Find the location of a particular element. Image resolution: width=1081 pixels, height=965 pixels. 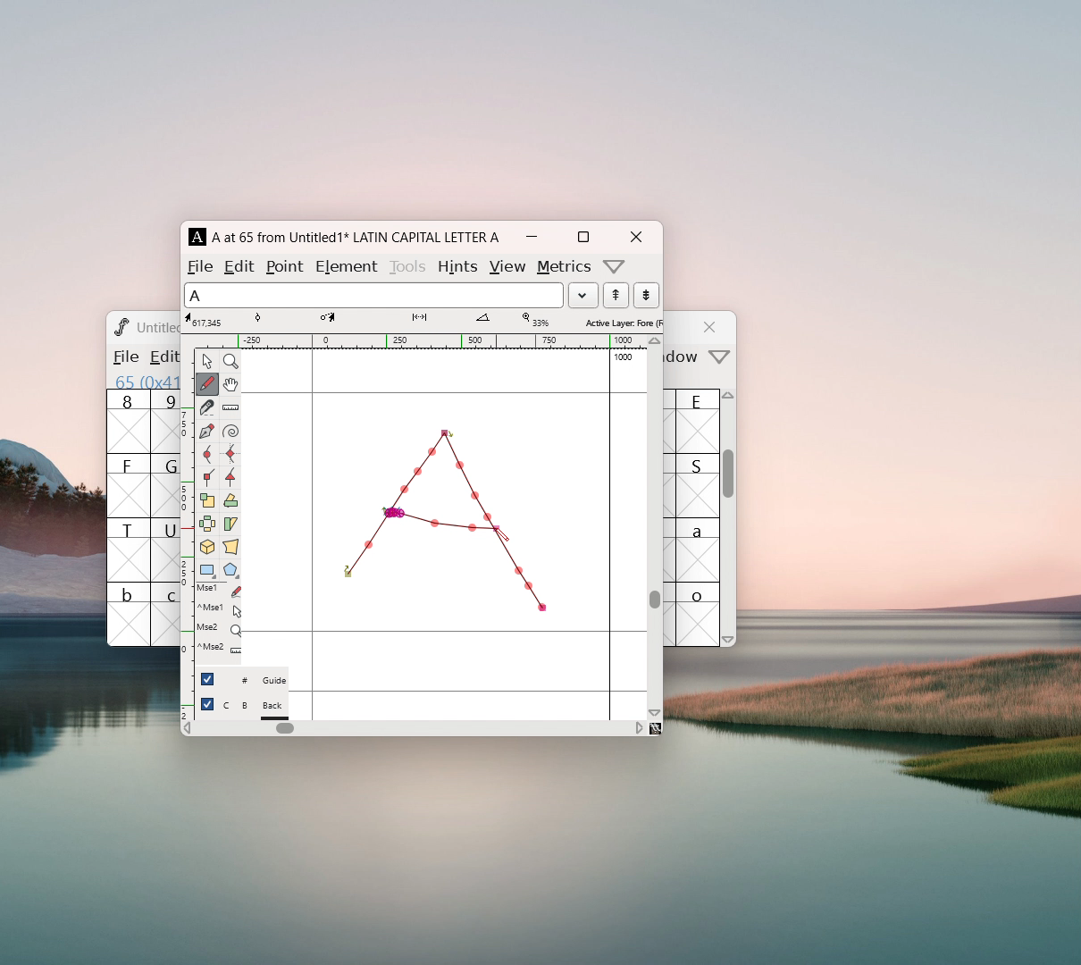

view is located at coordinates (507, 267).